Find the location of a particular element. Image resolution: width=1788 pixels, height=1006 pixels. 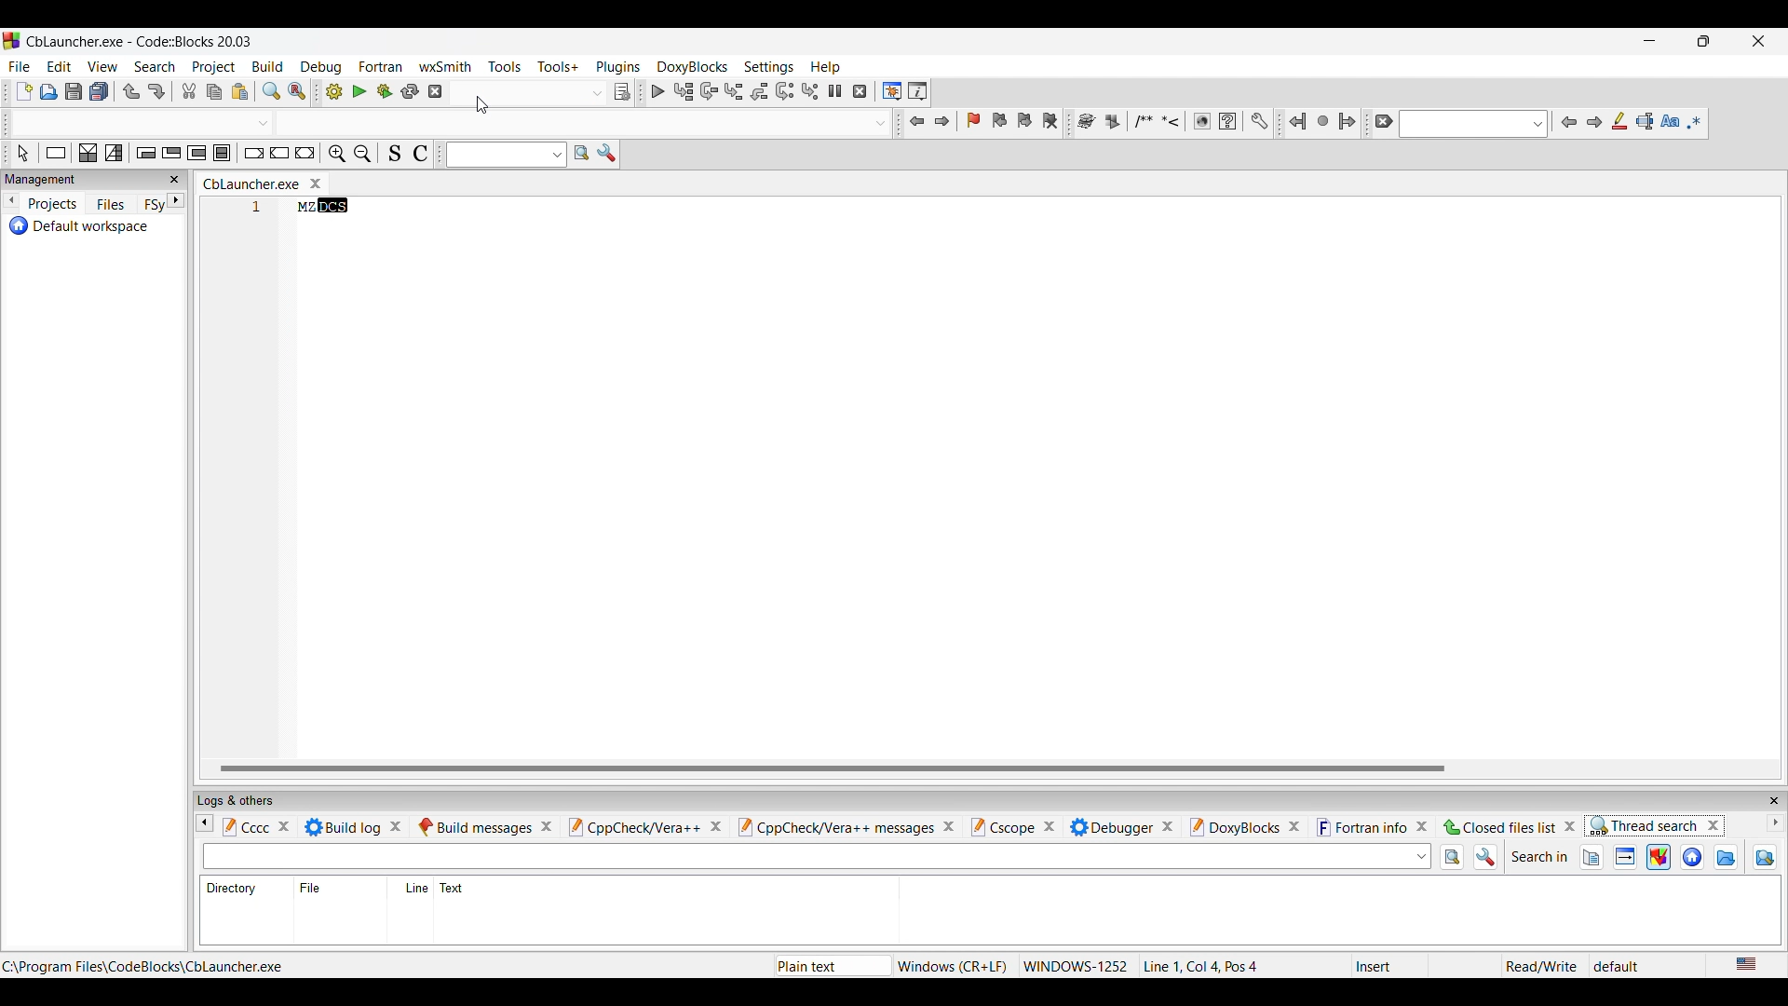

Go to next is located at coordinates (175, 200).